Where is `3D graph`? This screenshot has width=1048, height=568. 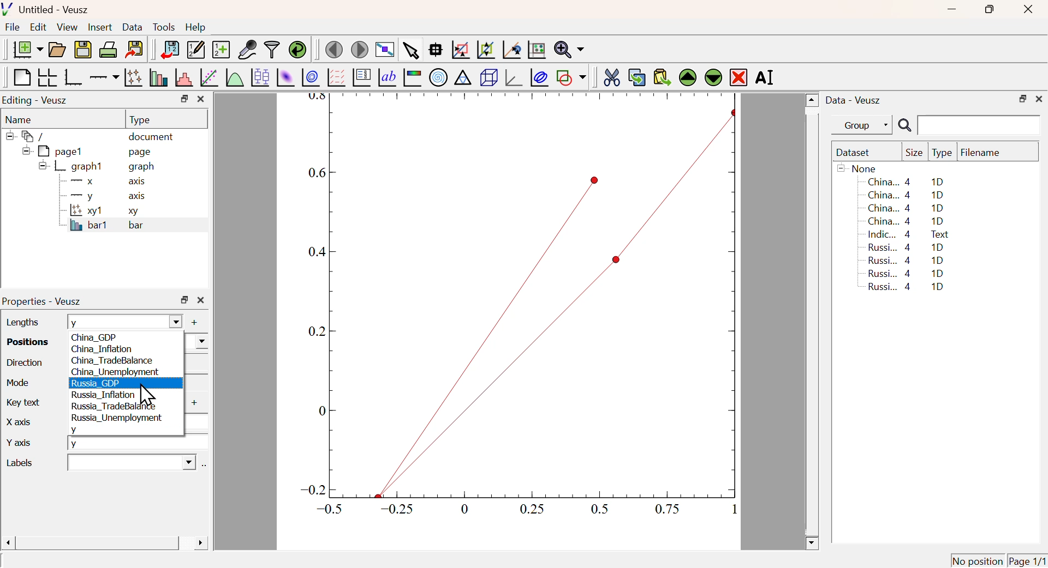 3D graph is located at coordinates (515, 78).